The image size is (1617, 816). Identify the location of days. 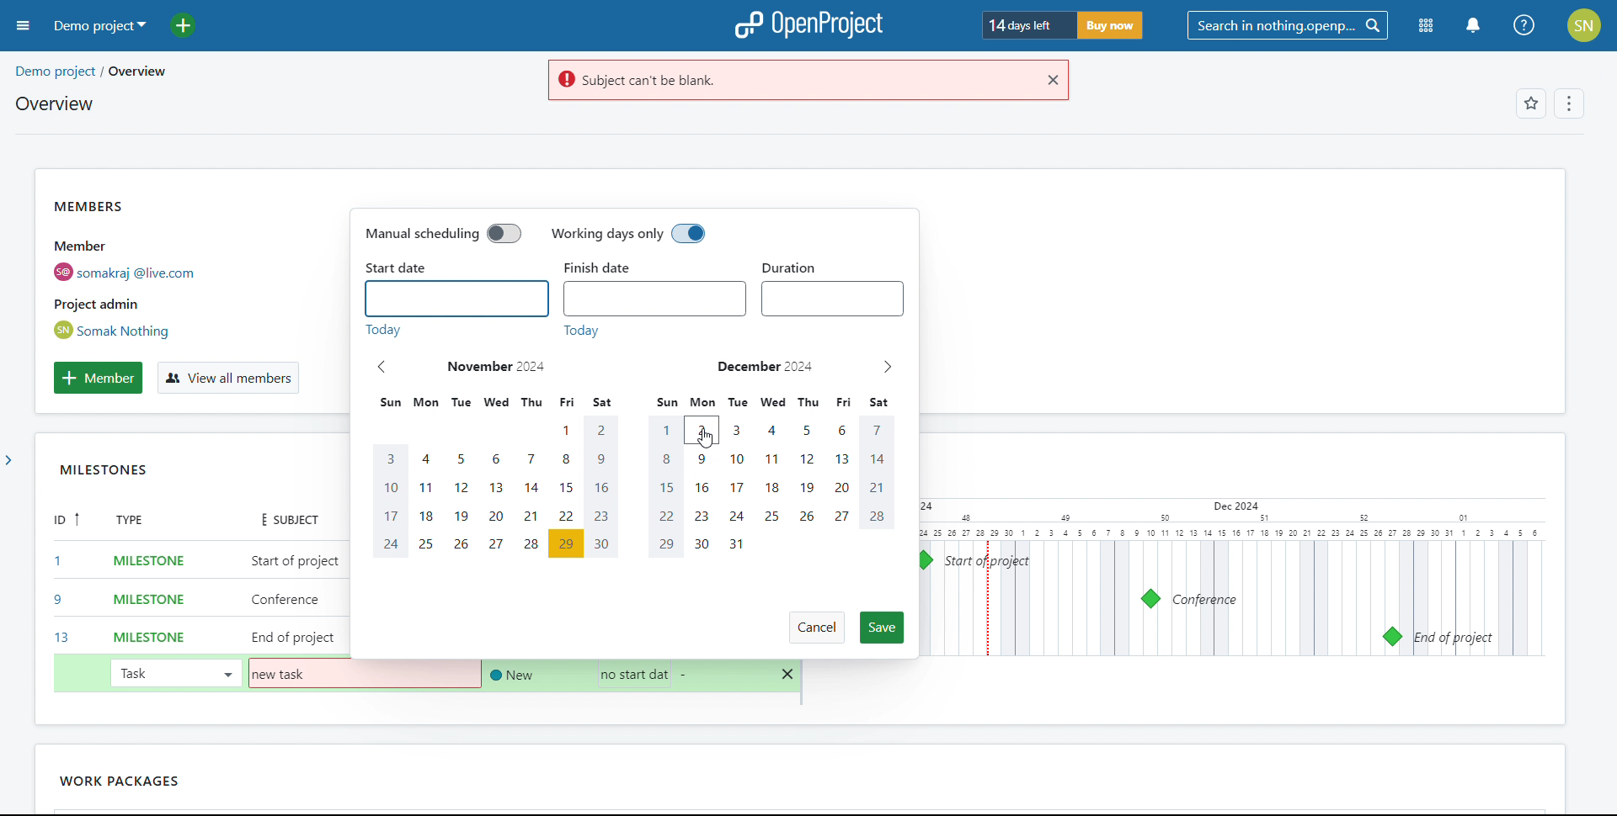
(632, 403).